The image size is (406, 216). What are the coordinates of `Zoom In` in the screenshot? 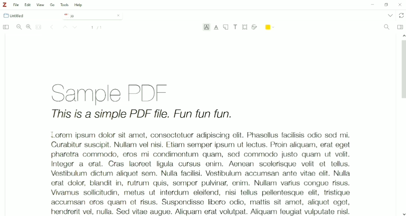 It's located at (29, 27).